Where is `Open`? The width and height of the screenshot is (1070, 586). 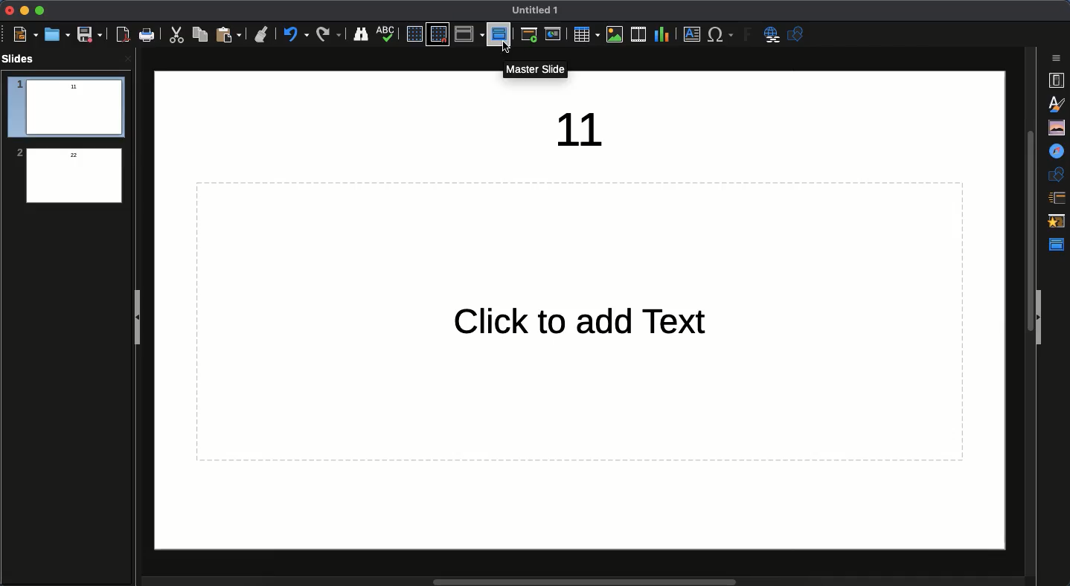
Open is located at coordinates (56, 34).